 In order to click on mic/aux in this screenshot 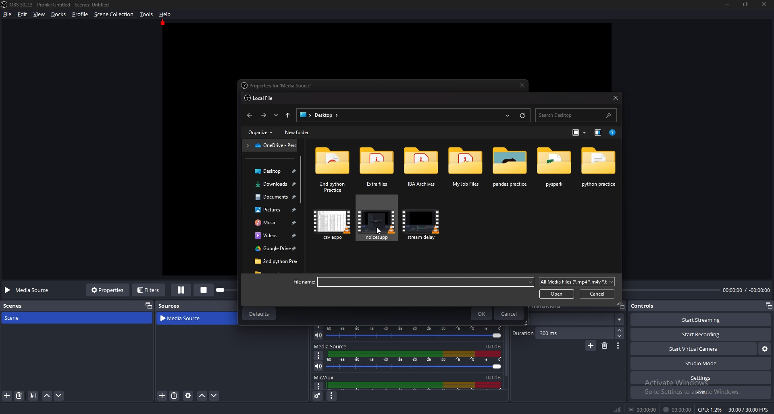, I will do `click(325, 377)`.